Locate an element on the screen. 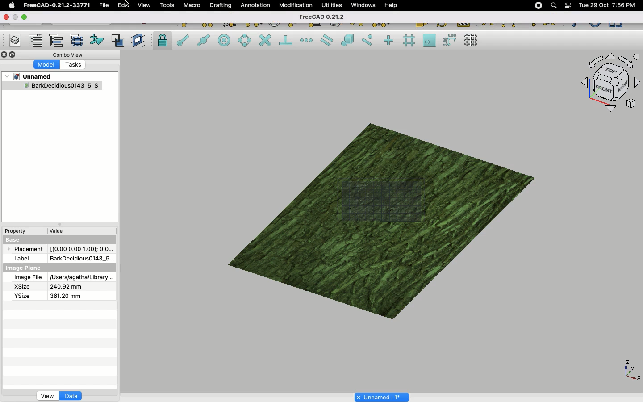 The image size is (643, 402). Move to group is located at coordinates (58, 40).